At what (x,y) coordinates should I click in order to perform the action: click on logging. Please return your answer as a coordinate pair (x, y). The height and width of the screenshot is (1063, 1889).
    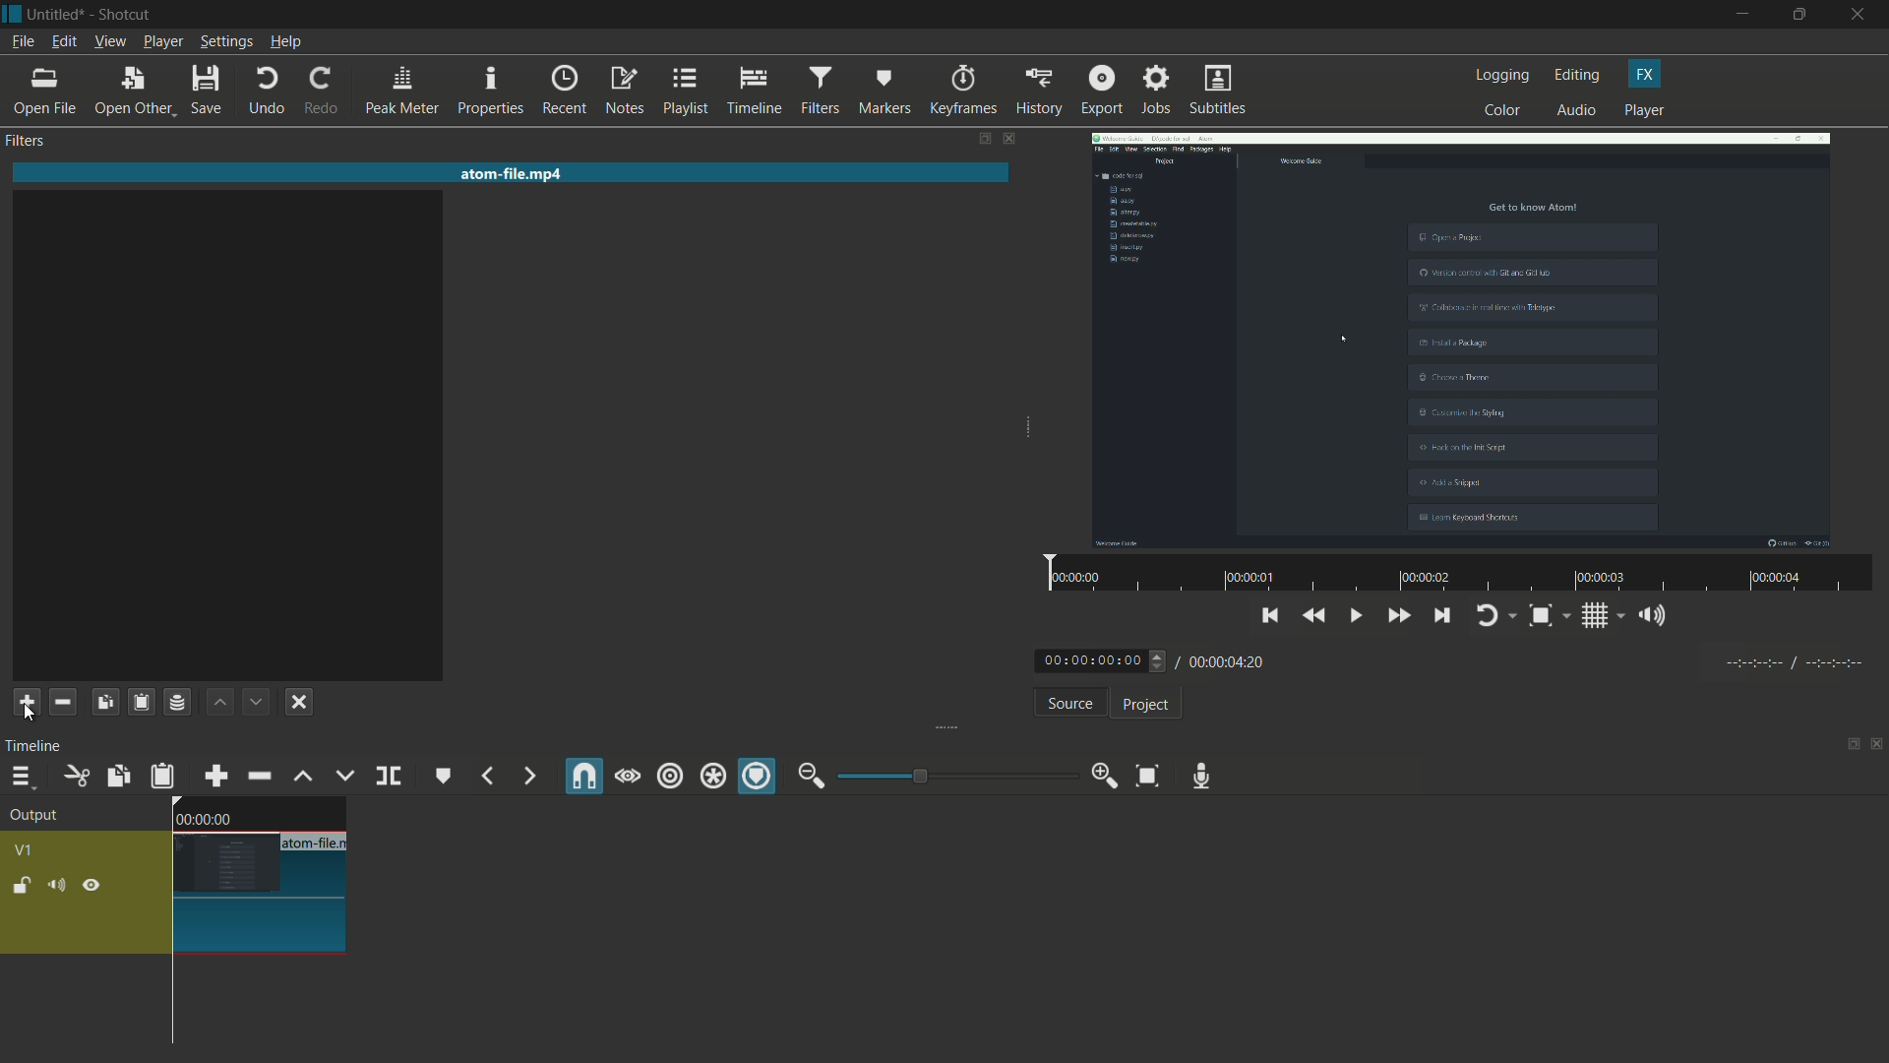
    Looking at the image, I should click on (1503, 75).